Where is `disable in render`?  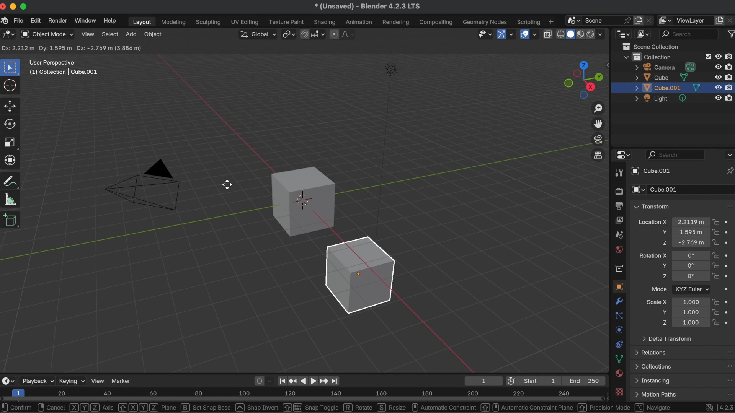
disable in render is located at coordinates (730, 56).